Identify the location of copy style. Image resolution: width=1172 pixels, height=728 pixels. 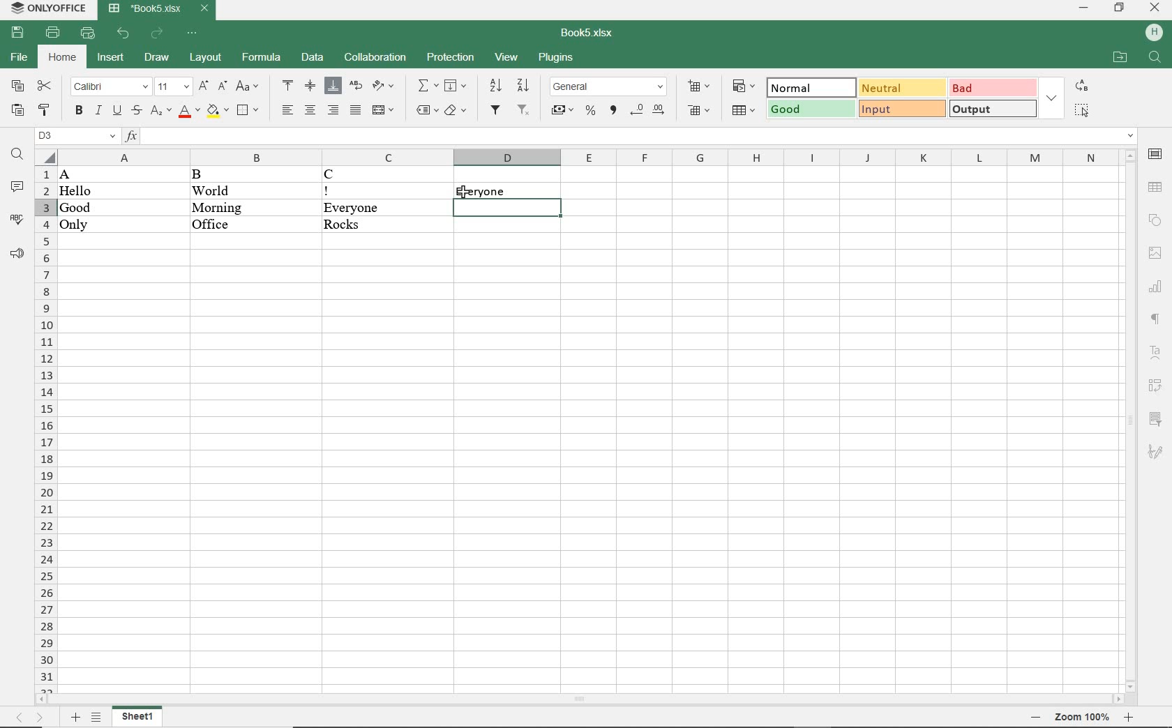
(44, 112).